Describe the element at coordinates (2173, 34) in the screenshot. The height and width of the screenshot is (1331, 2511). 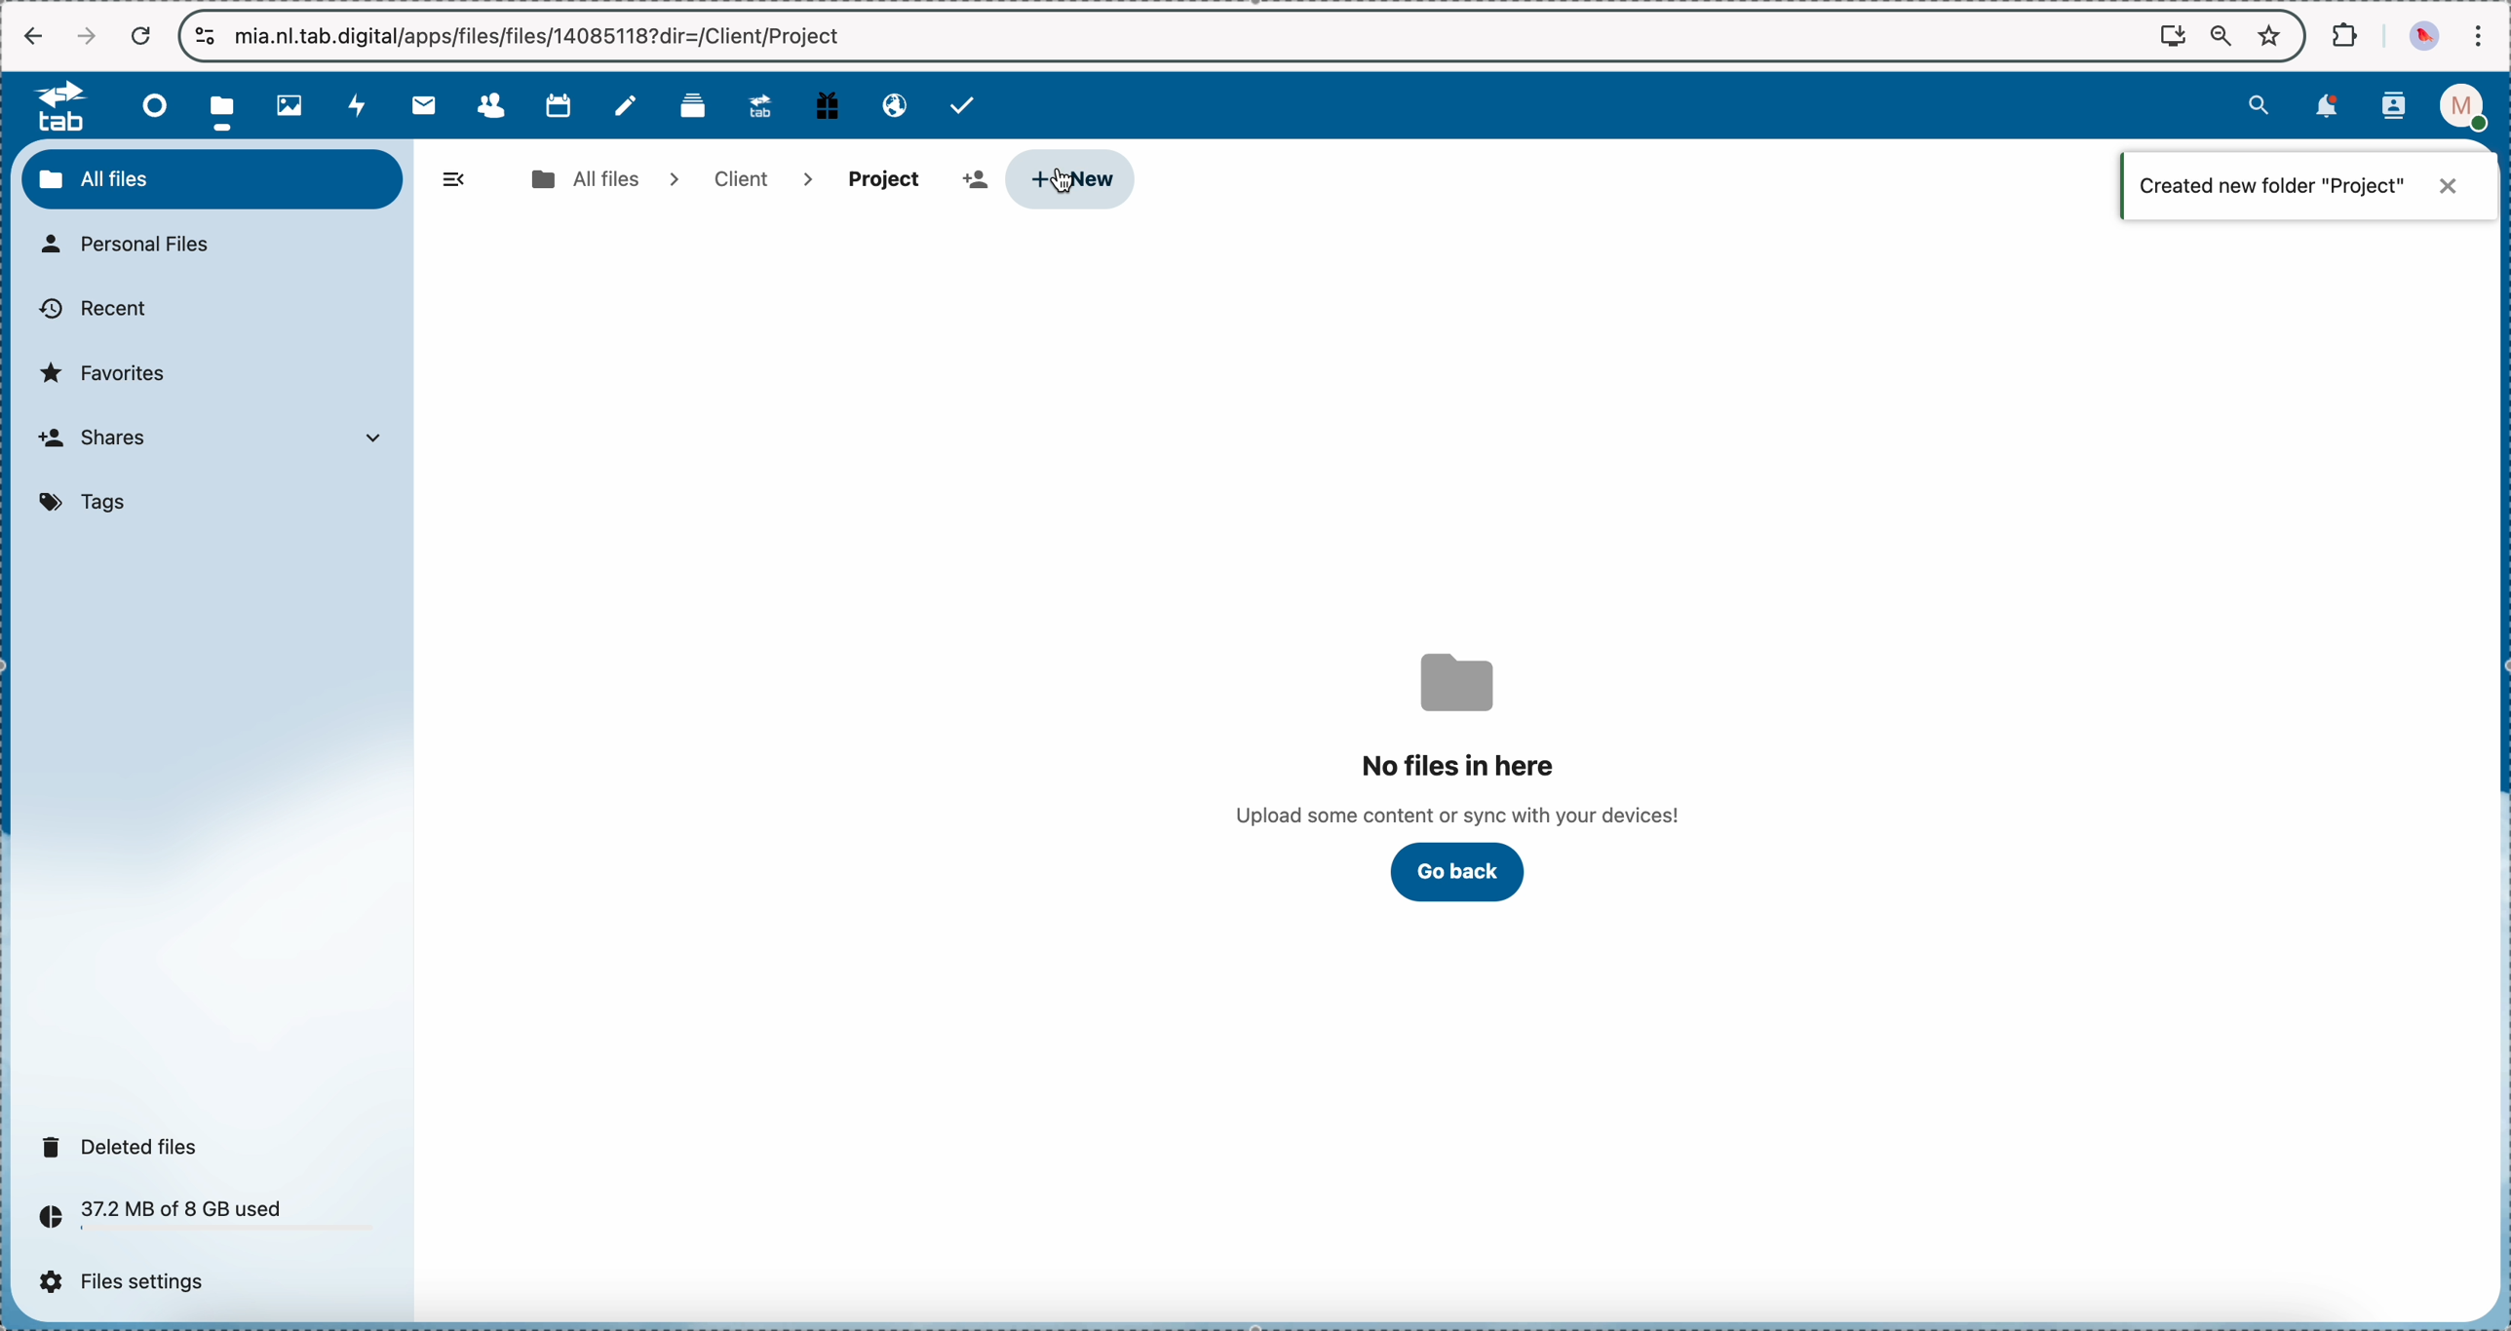
I see `screen` at that location.